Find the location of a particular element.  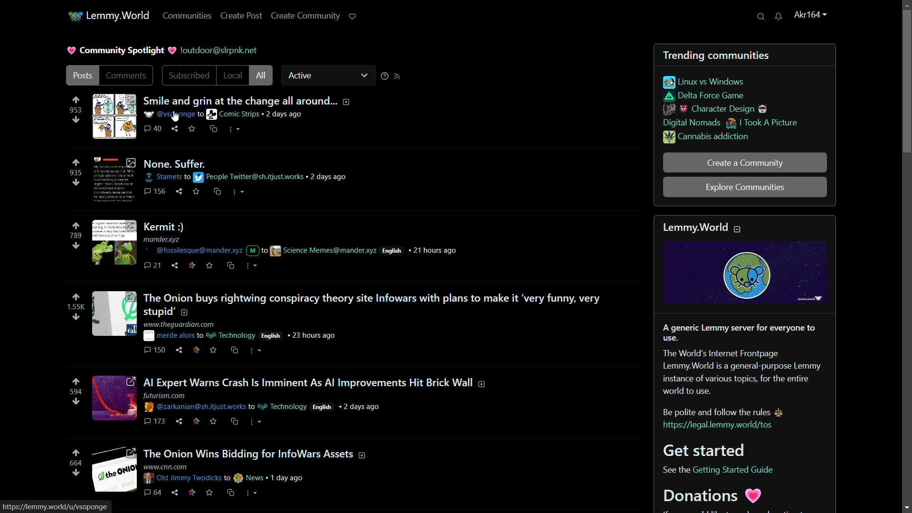

comments is located at coordinates (154, 192).